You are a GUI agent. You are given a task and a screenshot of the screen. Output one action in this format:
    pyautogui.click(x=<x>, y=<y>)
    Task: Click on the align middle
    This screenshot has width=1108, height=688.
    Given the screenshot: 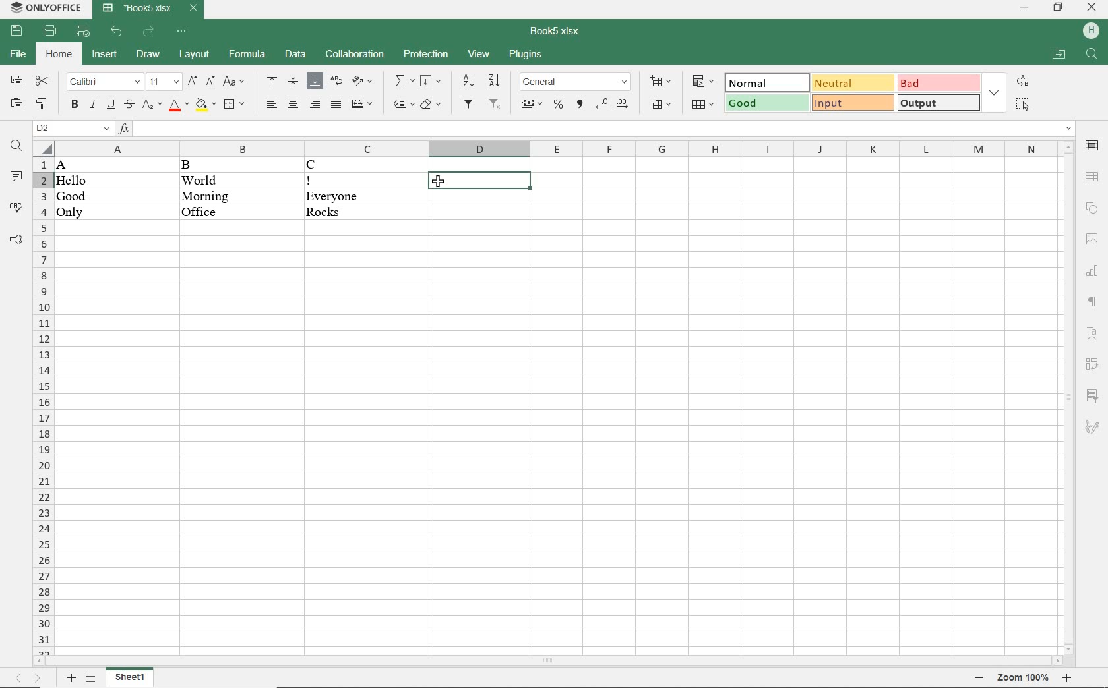 What is the action you would take?
    pyautogui.click(x=293, y=82)
    